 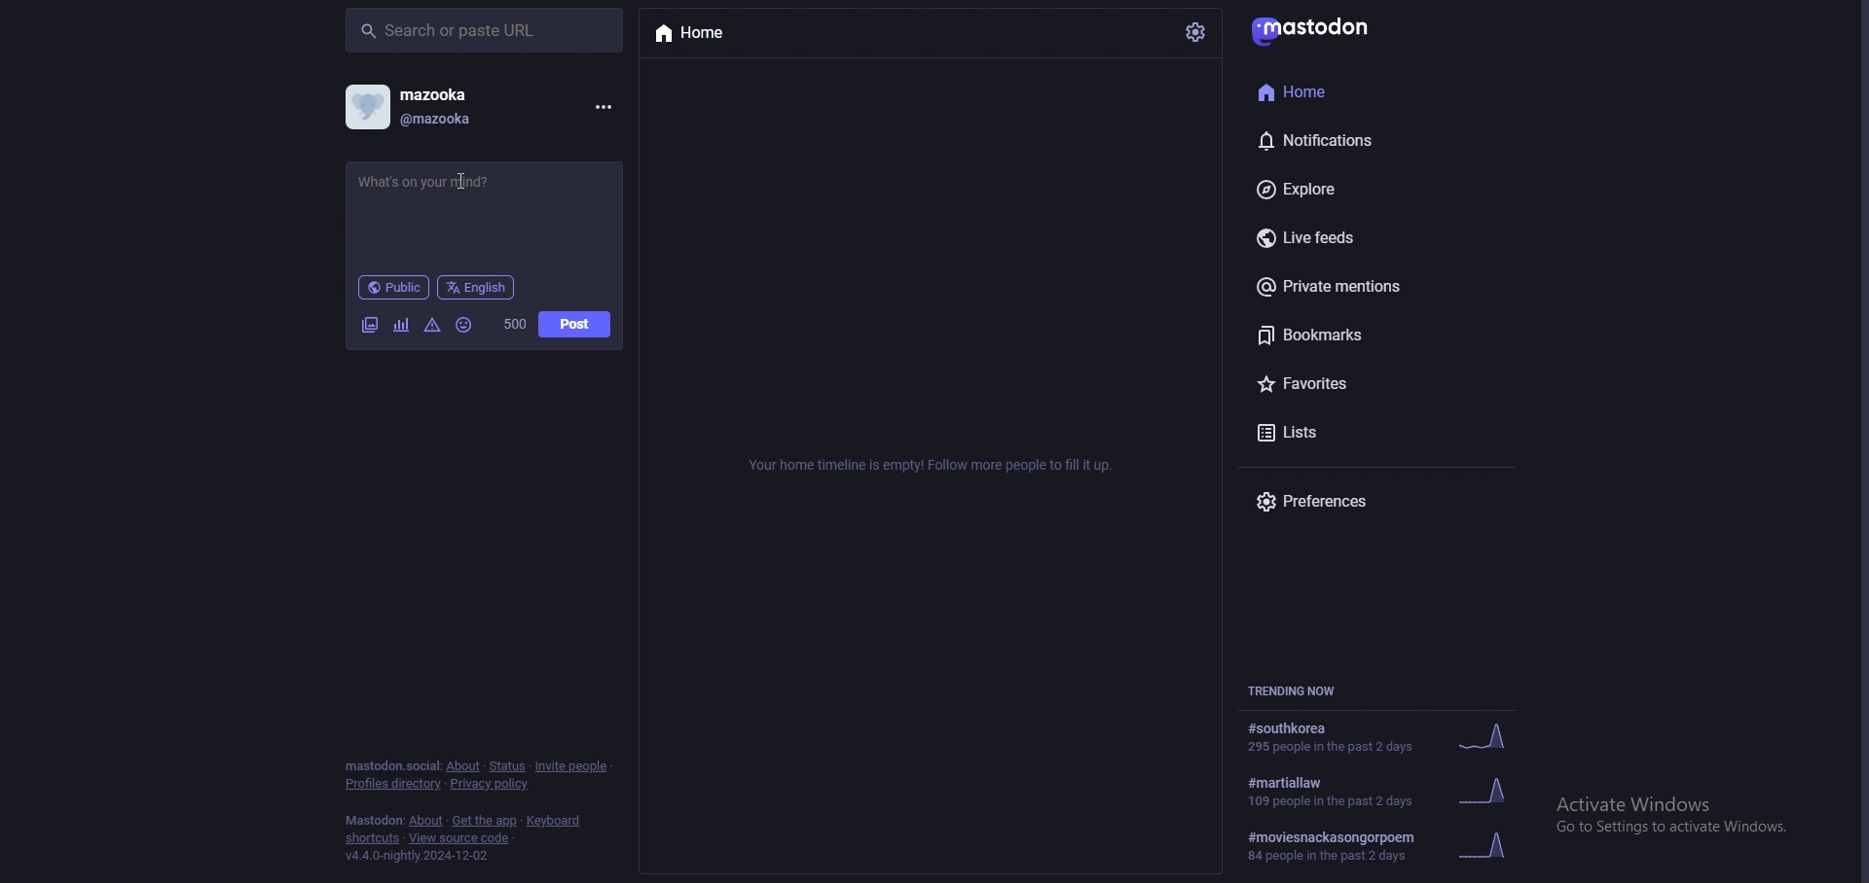 I want to click on home, so click(x=1330, y=91).